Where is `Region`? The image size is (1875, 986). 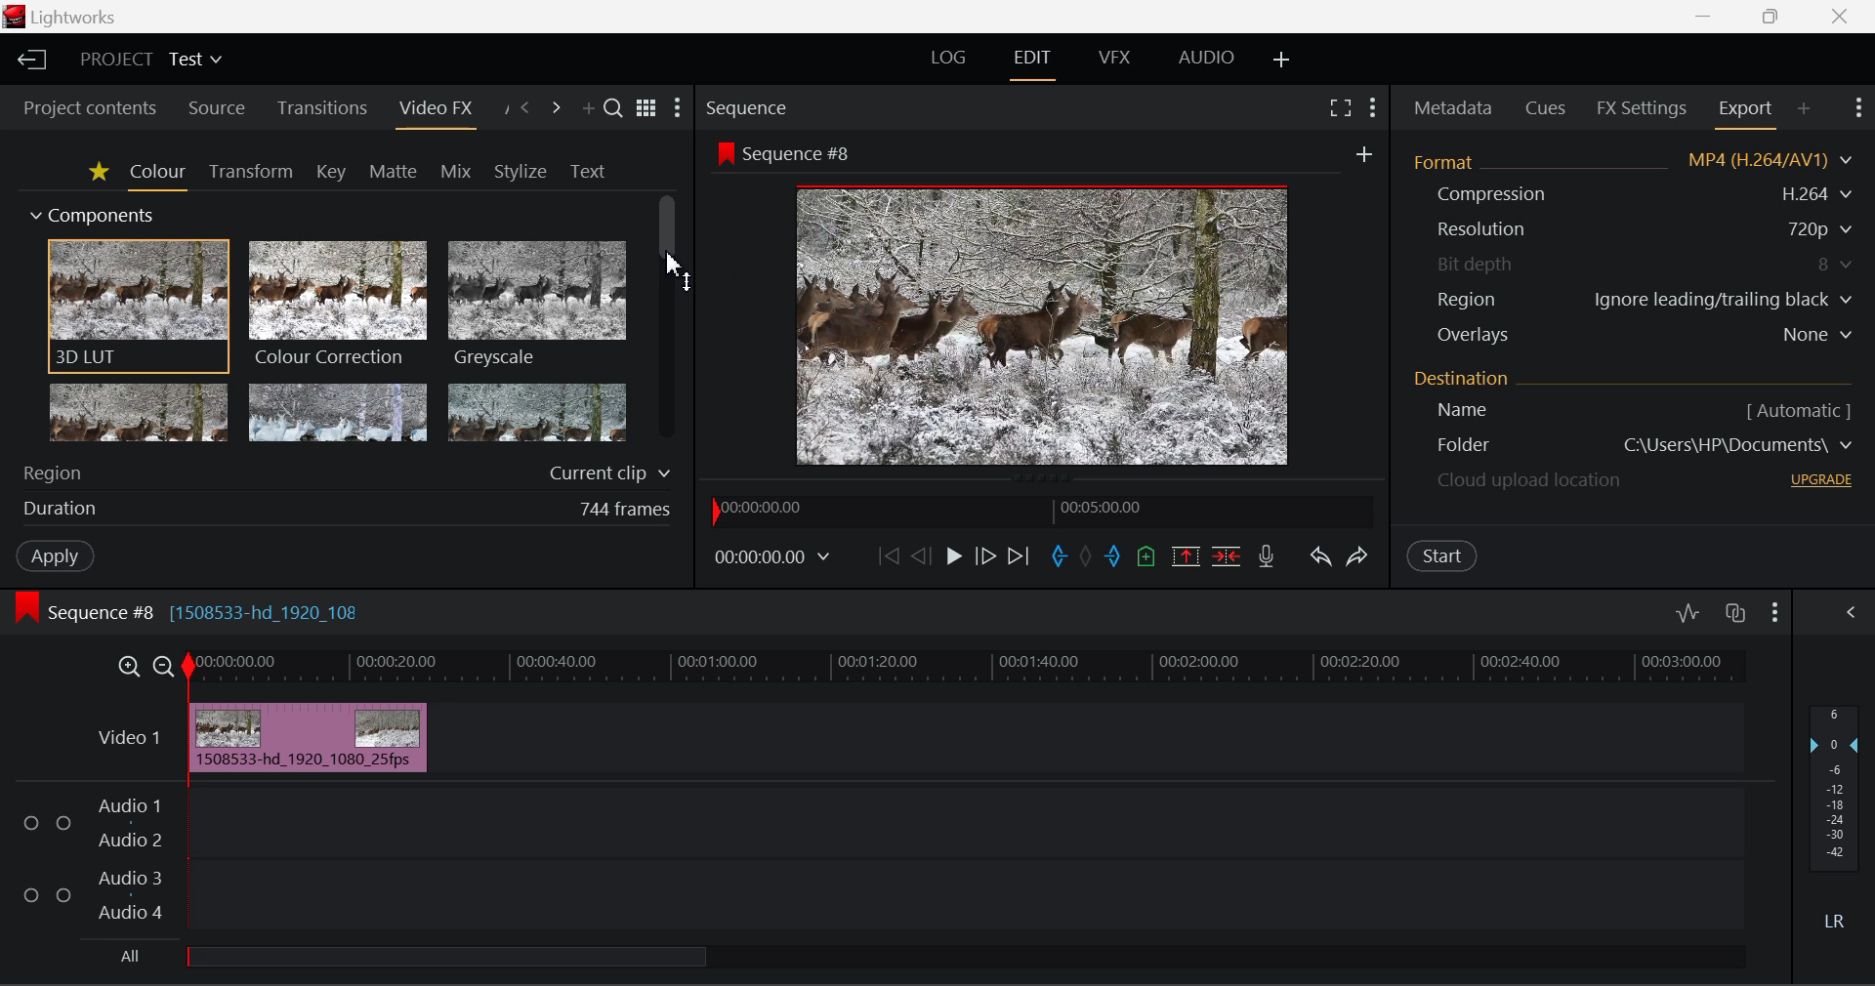
Region is located at coordinates (58, 472).